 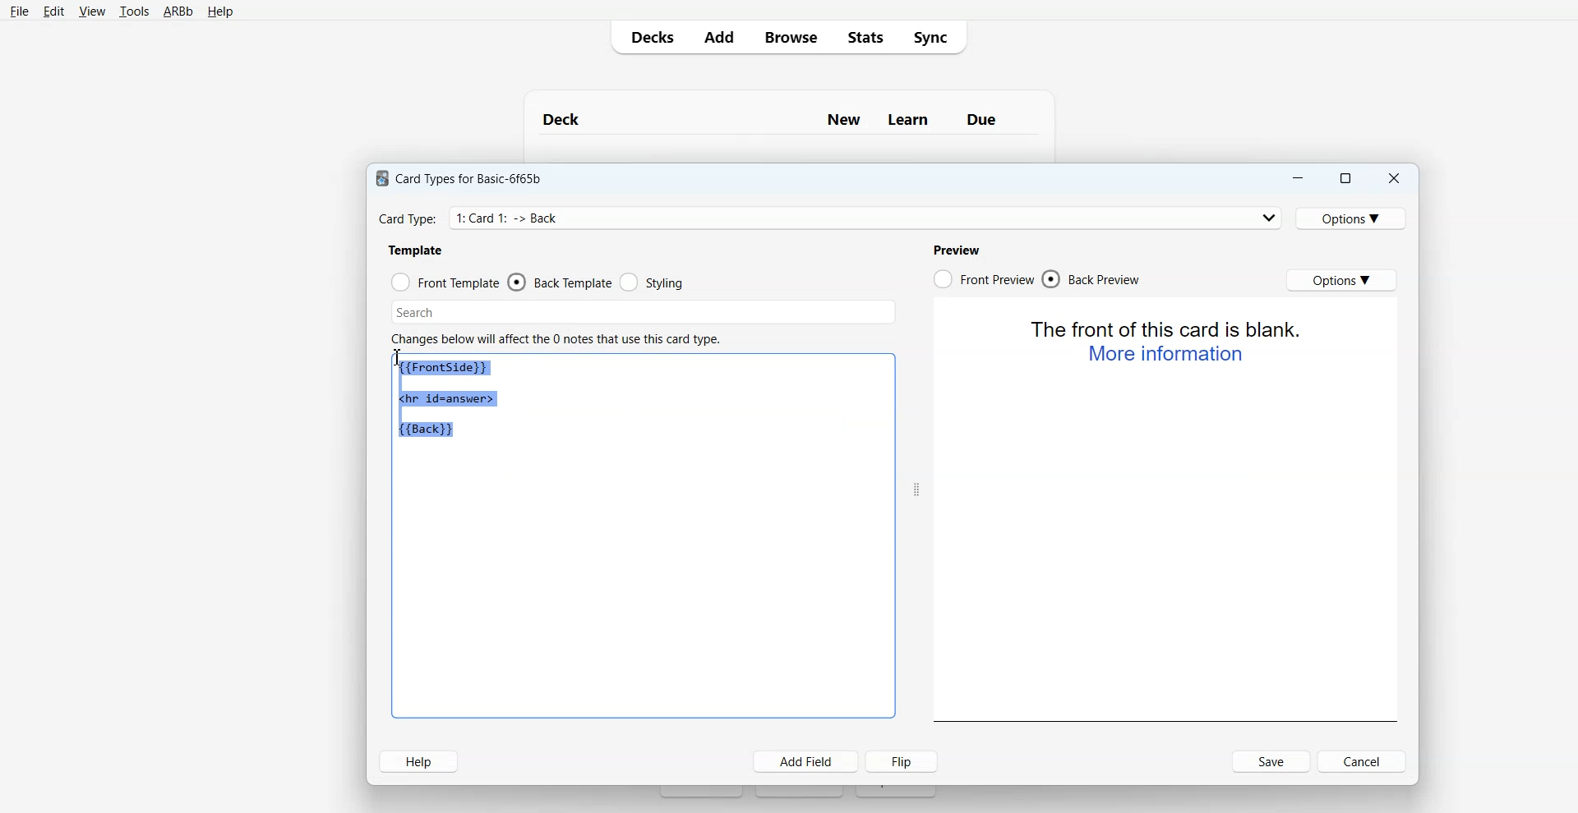 I want to click on Cancel, so click(x=1363, y=761).